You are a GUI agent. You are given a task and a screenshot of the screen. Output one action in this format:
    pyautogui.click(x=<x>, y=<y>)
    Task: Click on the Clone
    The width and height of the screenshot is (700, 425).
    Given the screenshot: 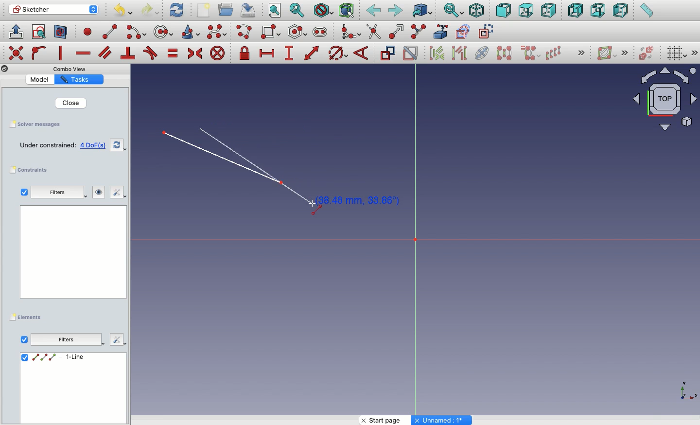 What is the action you would take?
    pyautogui.click(x=531, y=54)
    